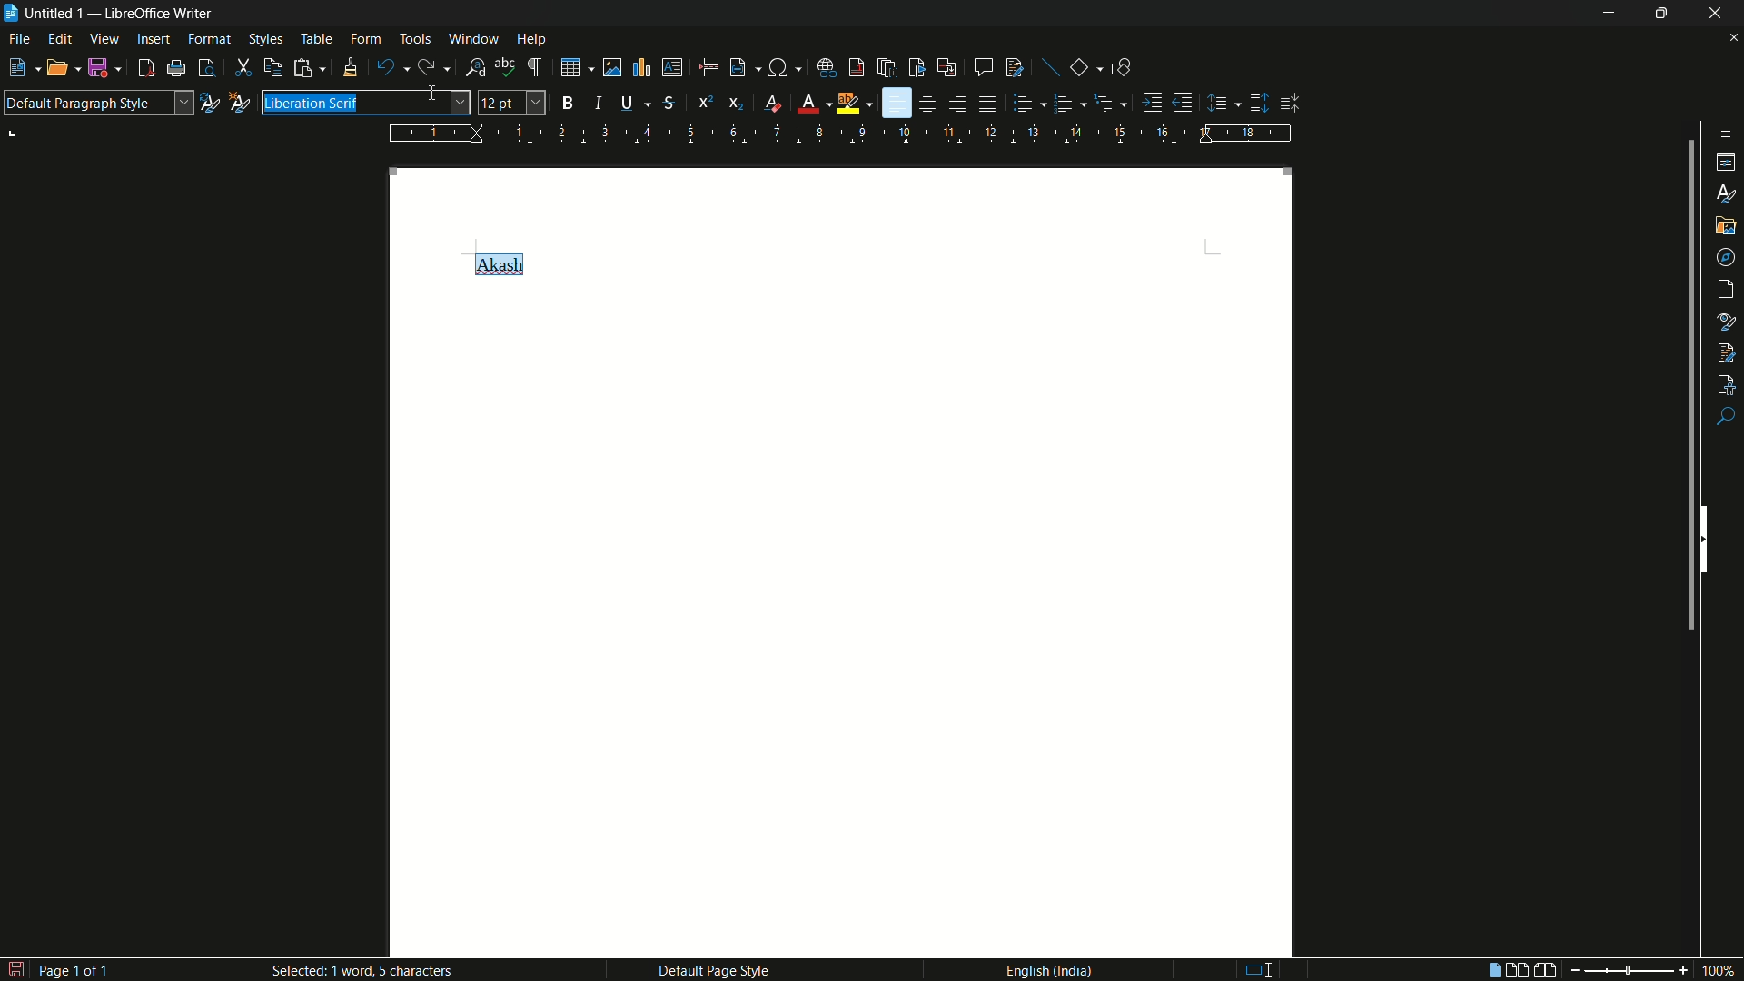 This screenshot has width=1744, height=981. I want to click on styles menu, so click(265, 39).